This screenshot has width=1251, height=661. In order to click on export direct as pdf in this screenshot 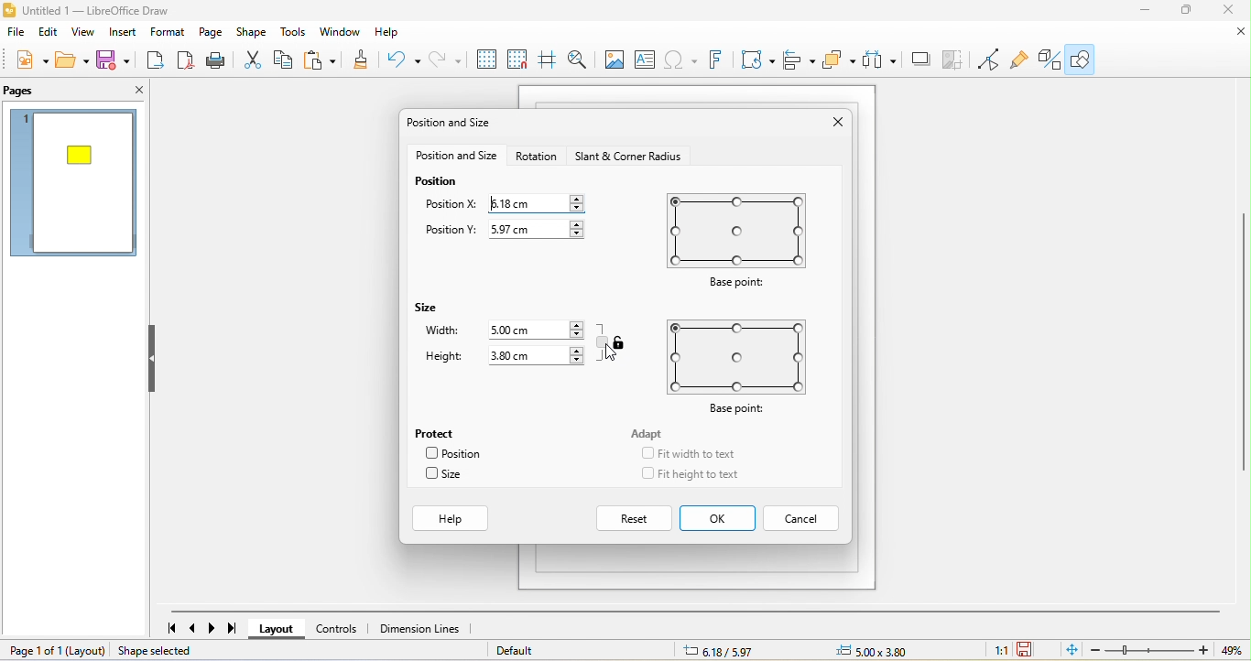, I will do `click(185, 62)`.